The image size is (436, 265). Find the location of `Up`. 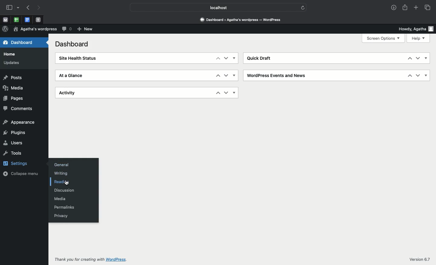

Up is located at coordinates (411, 59).